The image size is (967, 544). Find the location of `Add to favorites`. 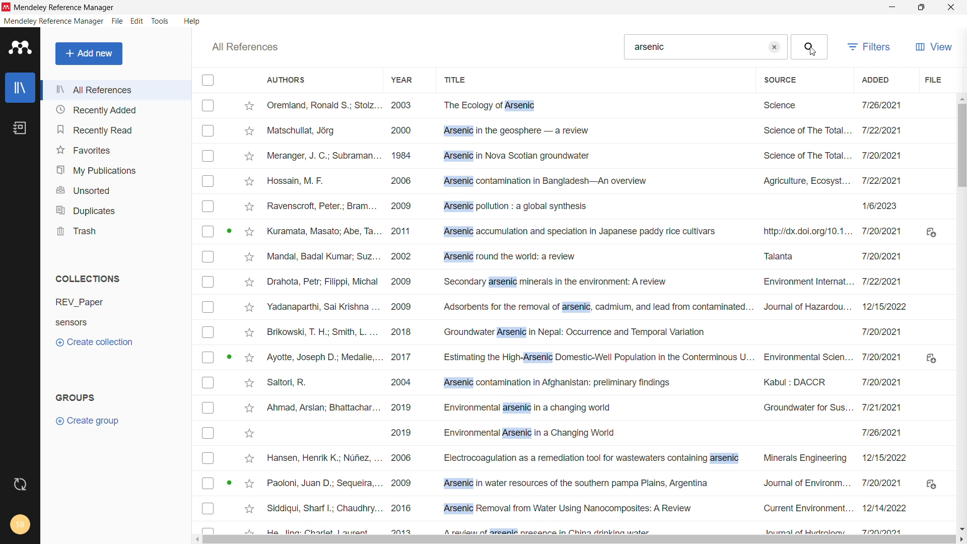

Add to favorites is located at coordinates (248, 154).